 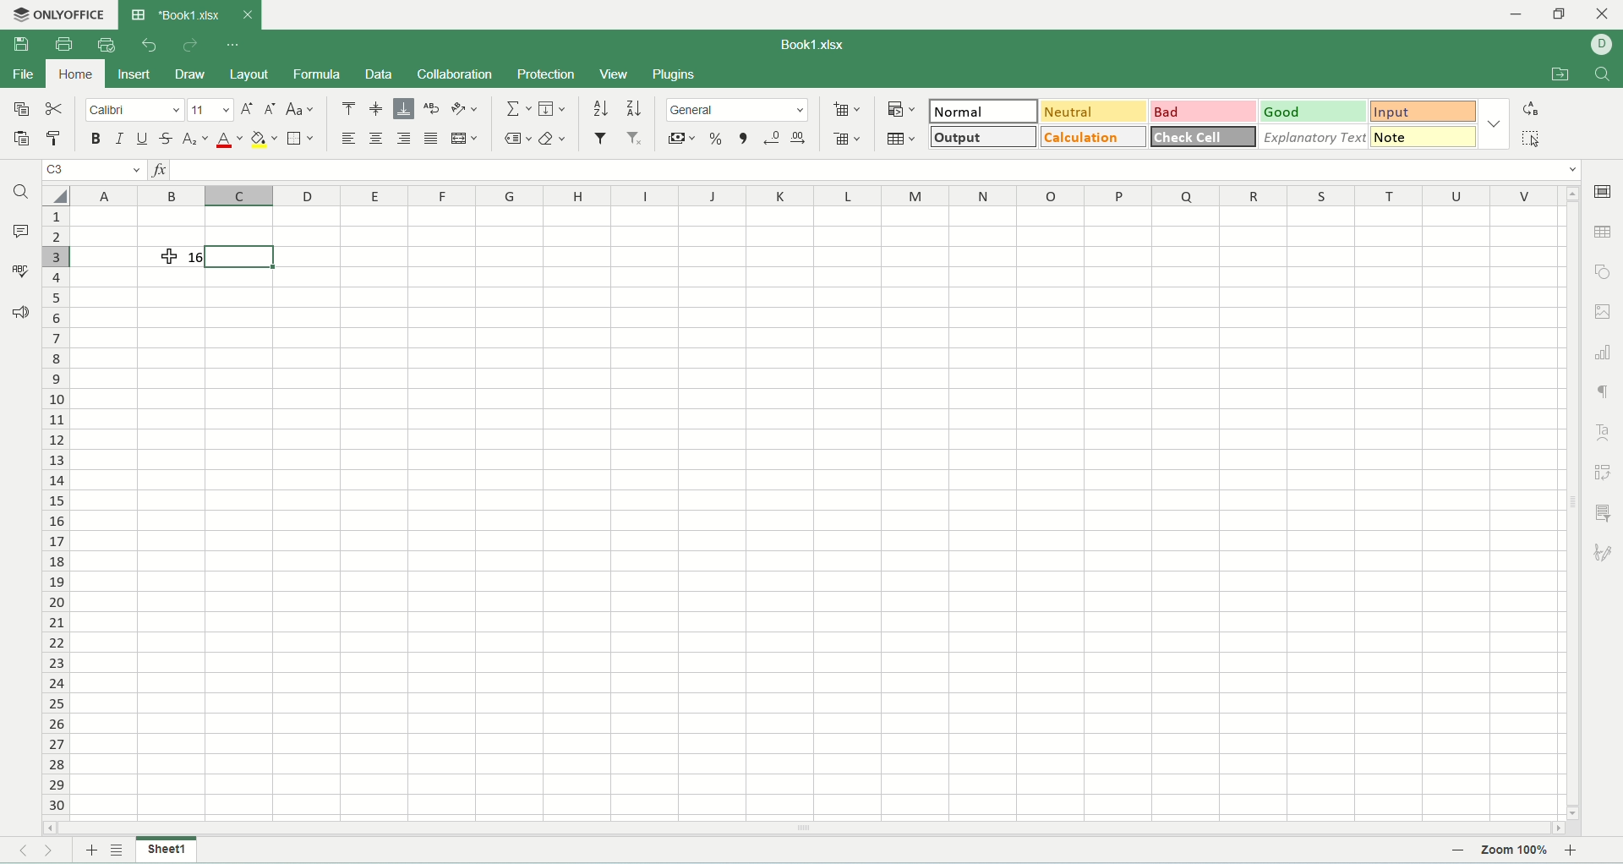 I want to click on table setting, so click(x=1604, y=231).